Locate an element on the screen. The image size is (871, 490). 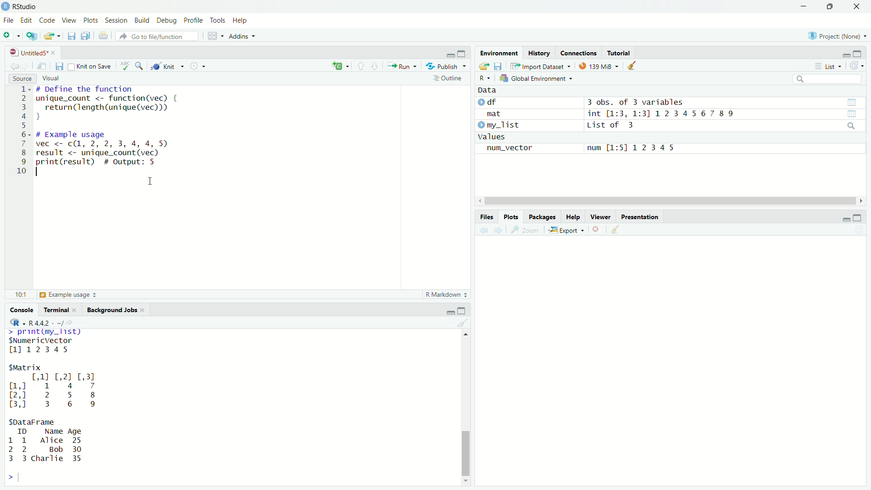
minimize is located at coordinates (804, 7).